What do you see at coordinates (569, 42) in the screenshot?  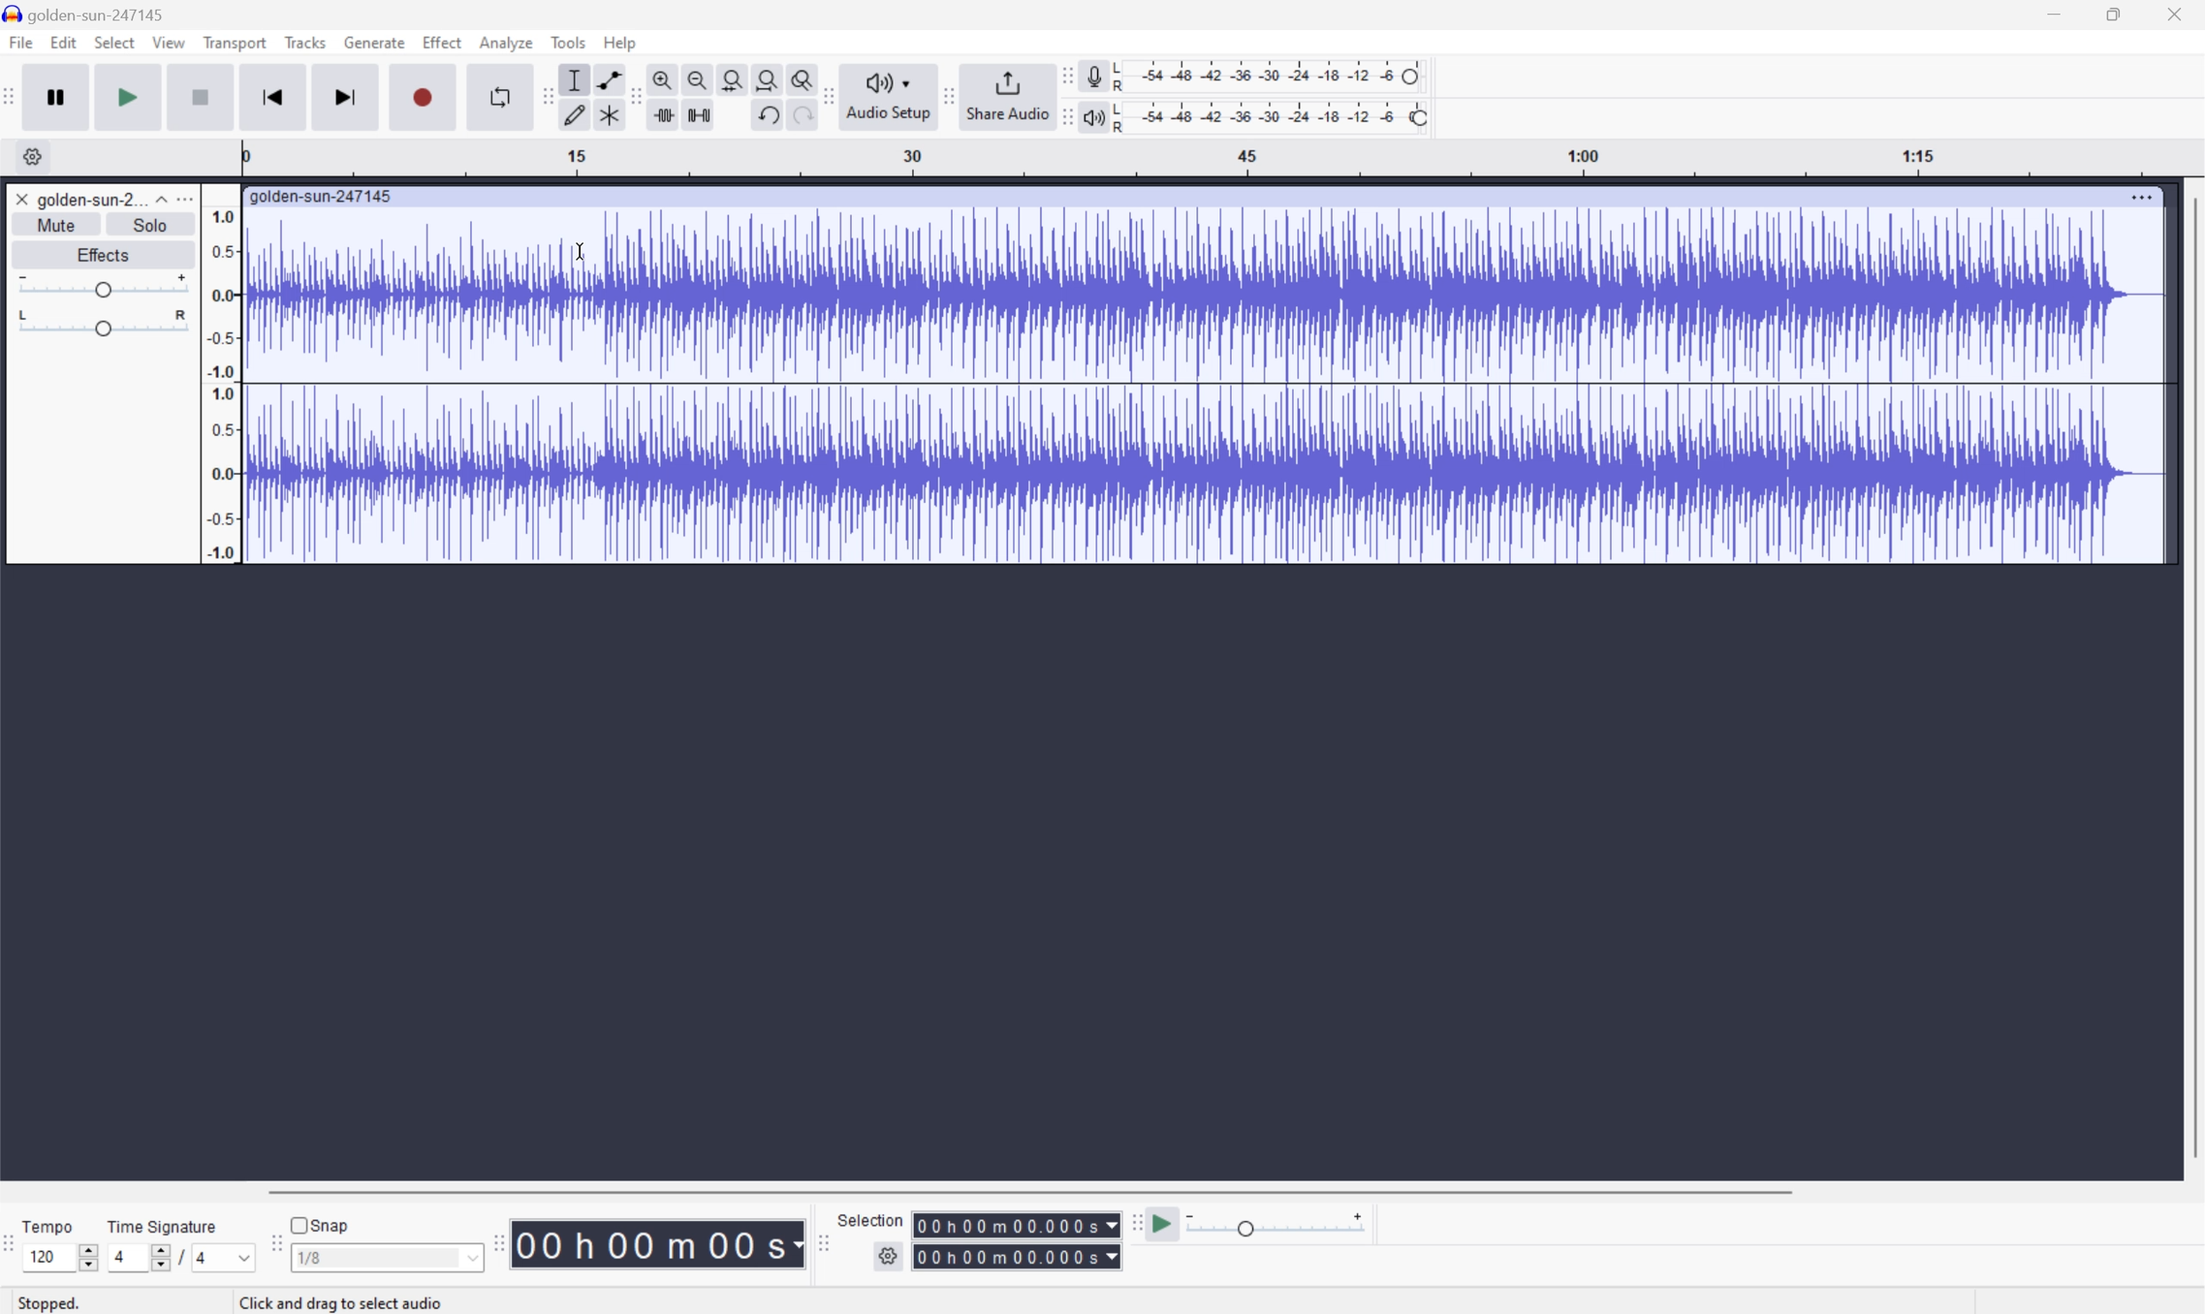 I see `Tools` at bounding box center [569, 42].